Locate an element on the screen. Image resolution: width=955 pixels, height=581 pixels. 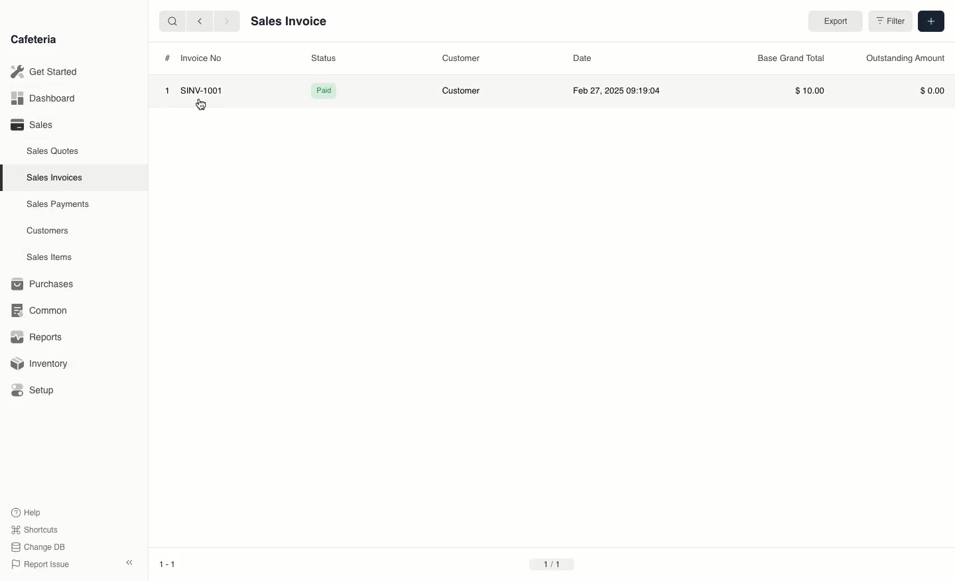
Cafeteria is located at coordinates (33, 40).